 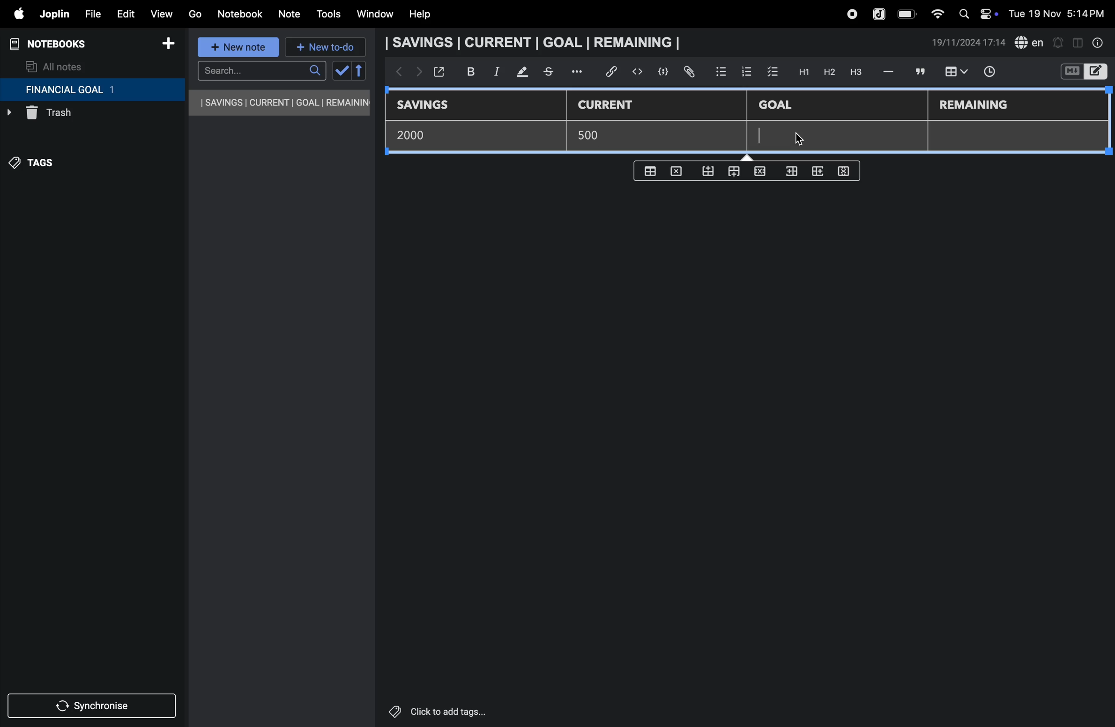 I want to click on 500, so click(x=594, y=135).